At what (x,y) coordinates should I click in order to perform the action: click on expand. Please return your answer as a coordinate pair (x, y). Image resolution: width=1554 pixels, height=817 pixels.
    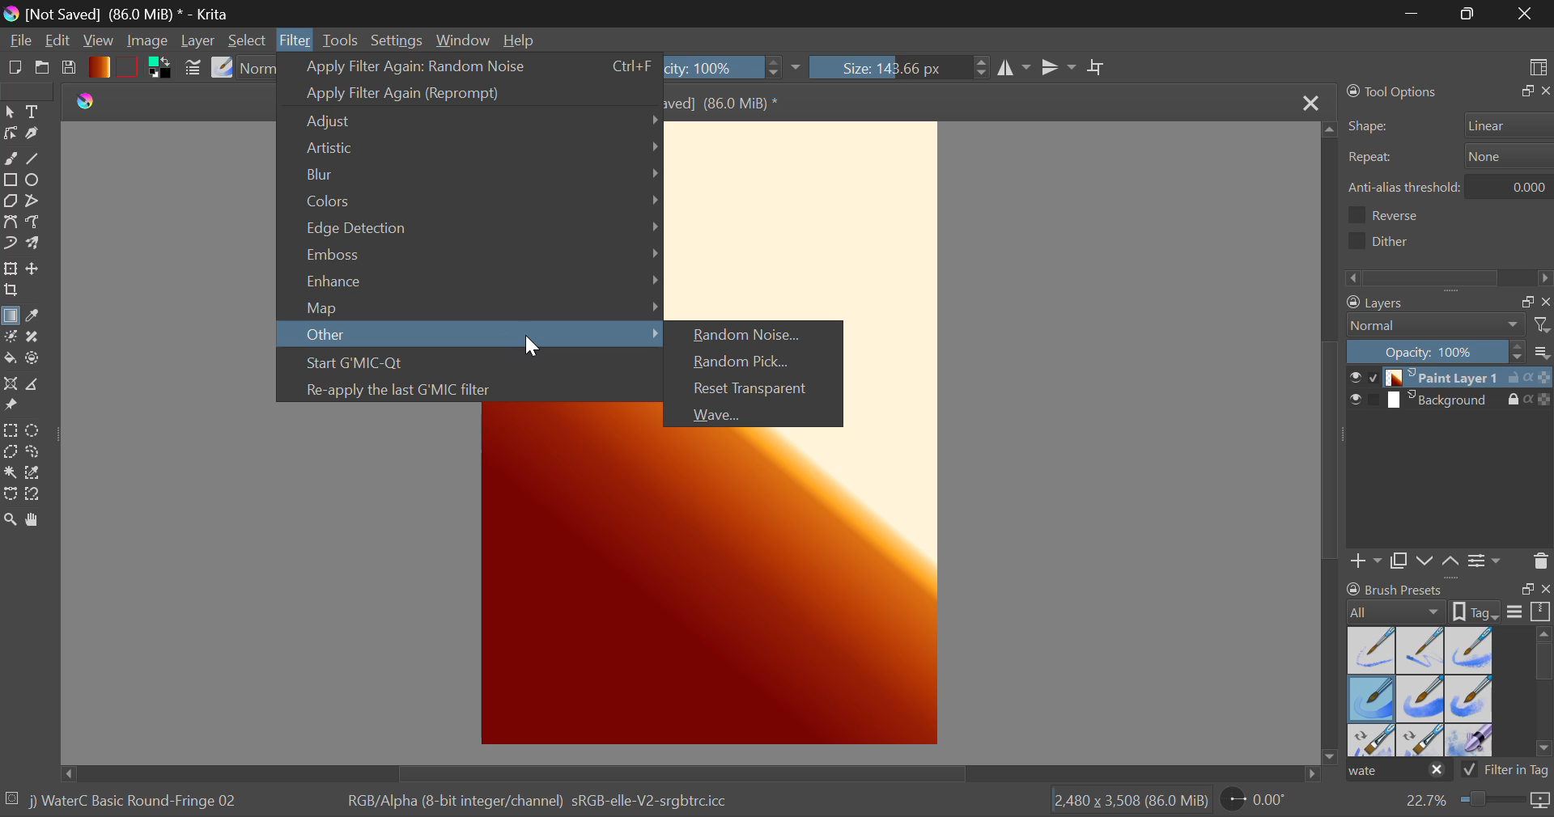
    Looking at the image, I should click on (1527, 589).